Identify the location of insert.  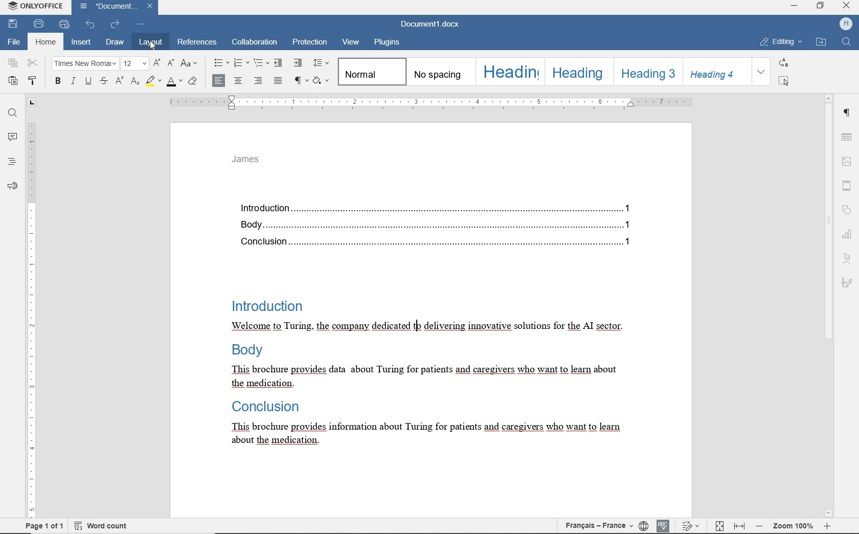
(79, 43).